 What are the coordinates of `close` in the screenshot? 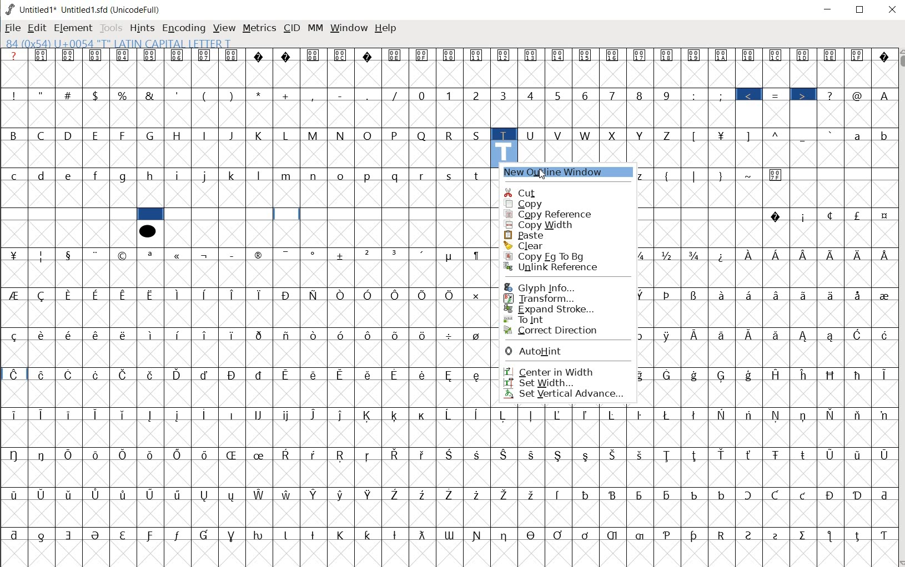 It's located at (893, 10).